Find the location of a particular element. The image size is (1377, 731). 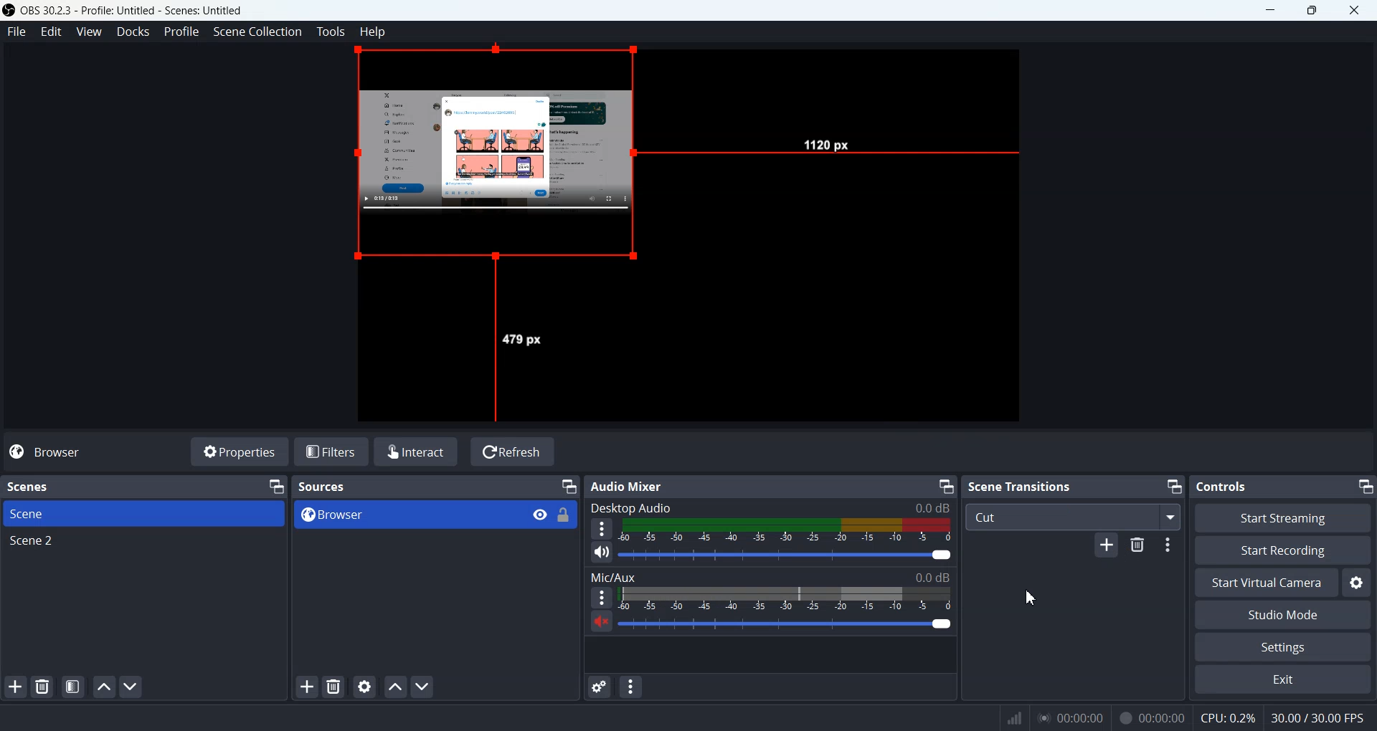

Volume Indicator is located at coordinates (784, 599).